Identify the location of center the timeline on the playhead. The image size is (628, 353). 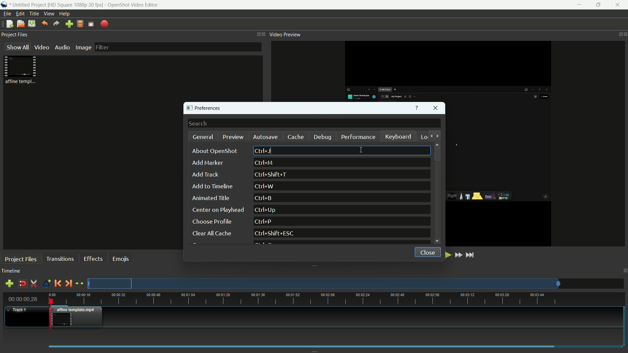
(79, 283).